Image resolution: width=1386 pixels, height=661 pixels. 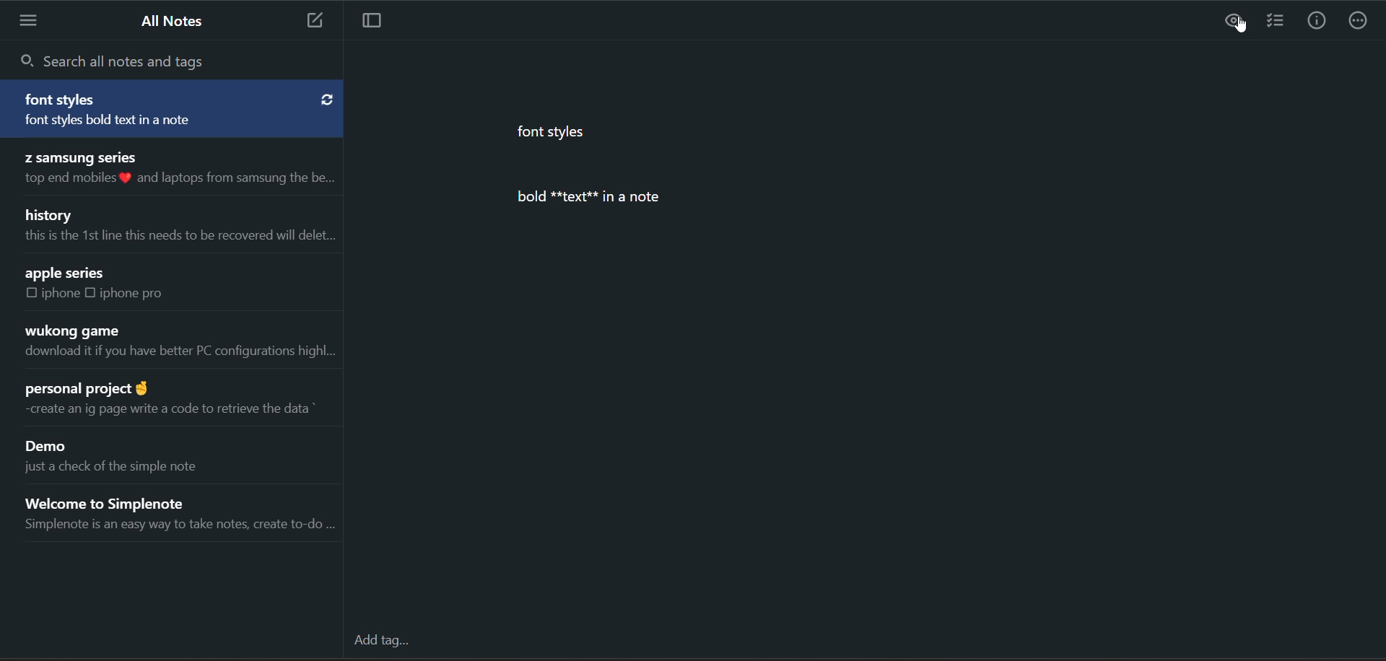 I want to click on icon, so click(x=326, y=98).